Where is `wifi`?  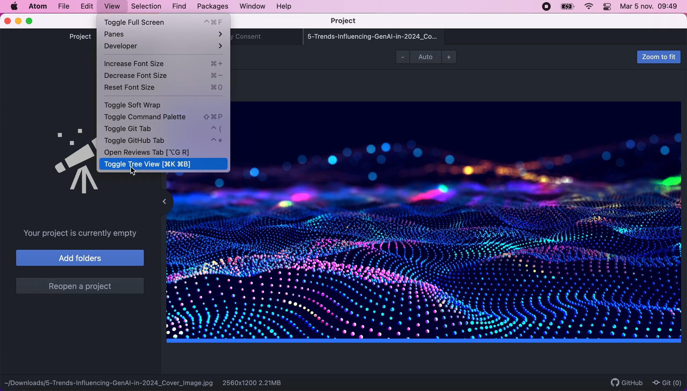 wifi is located at coordinates (589, 8).